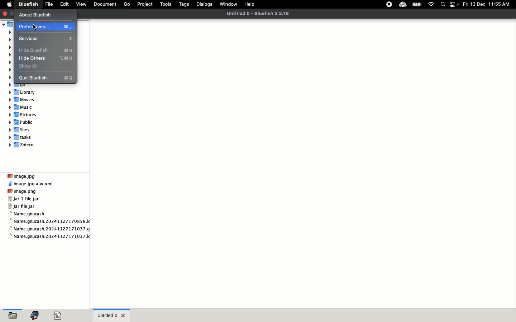 The image size is (516, 322). I want to click on minimize, so click(12, 12).